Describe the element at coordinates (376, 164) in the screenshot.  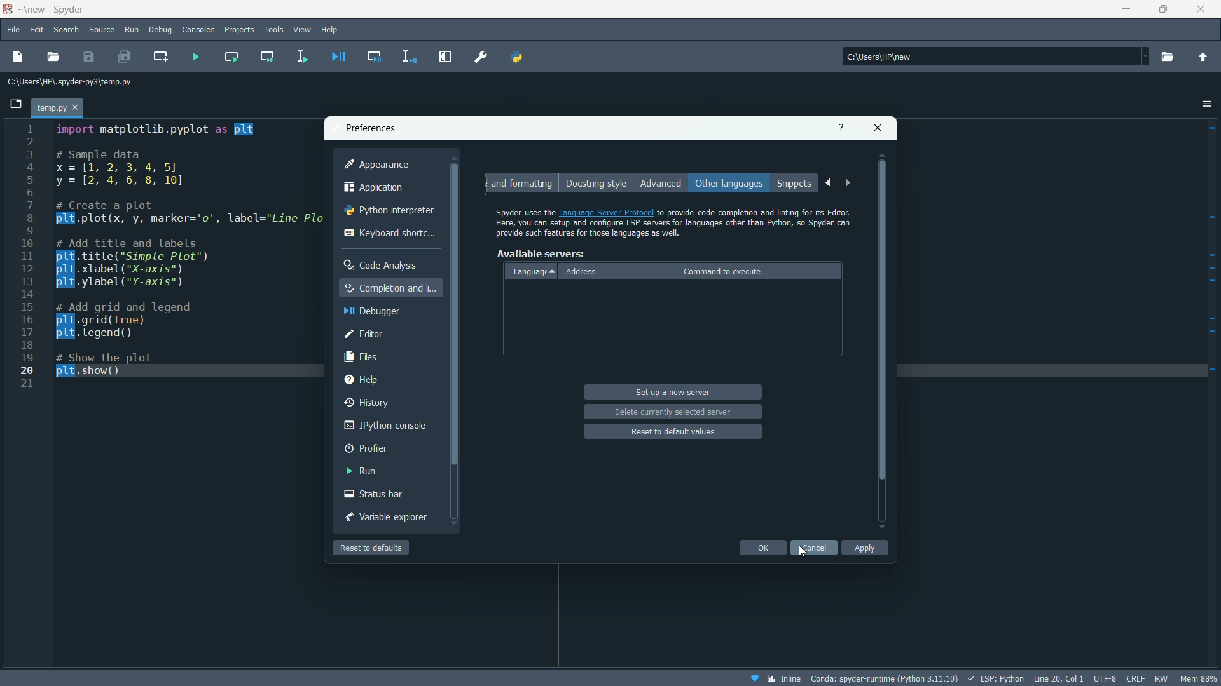
I see `appearance` at that location.